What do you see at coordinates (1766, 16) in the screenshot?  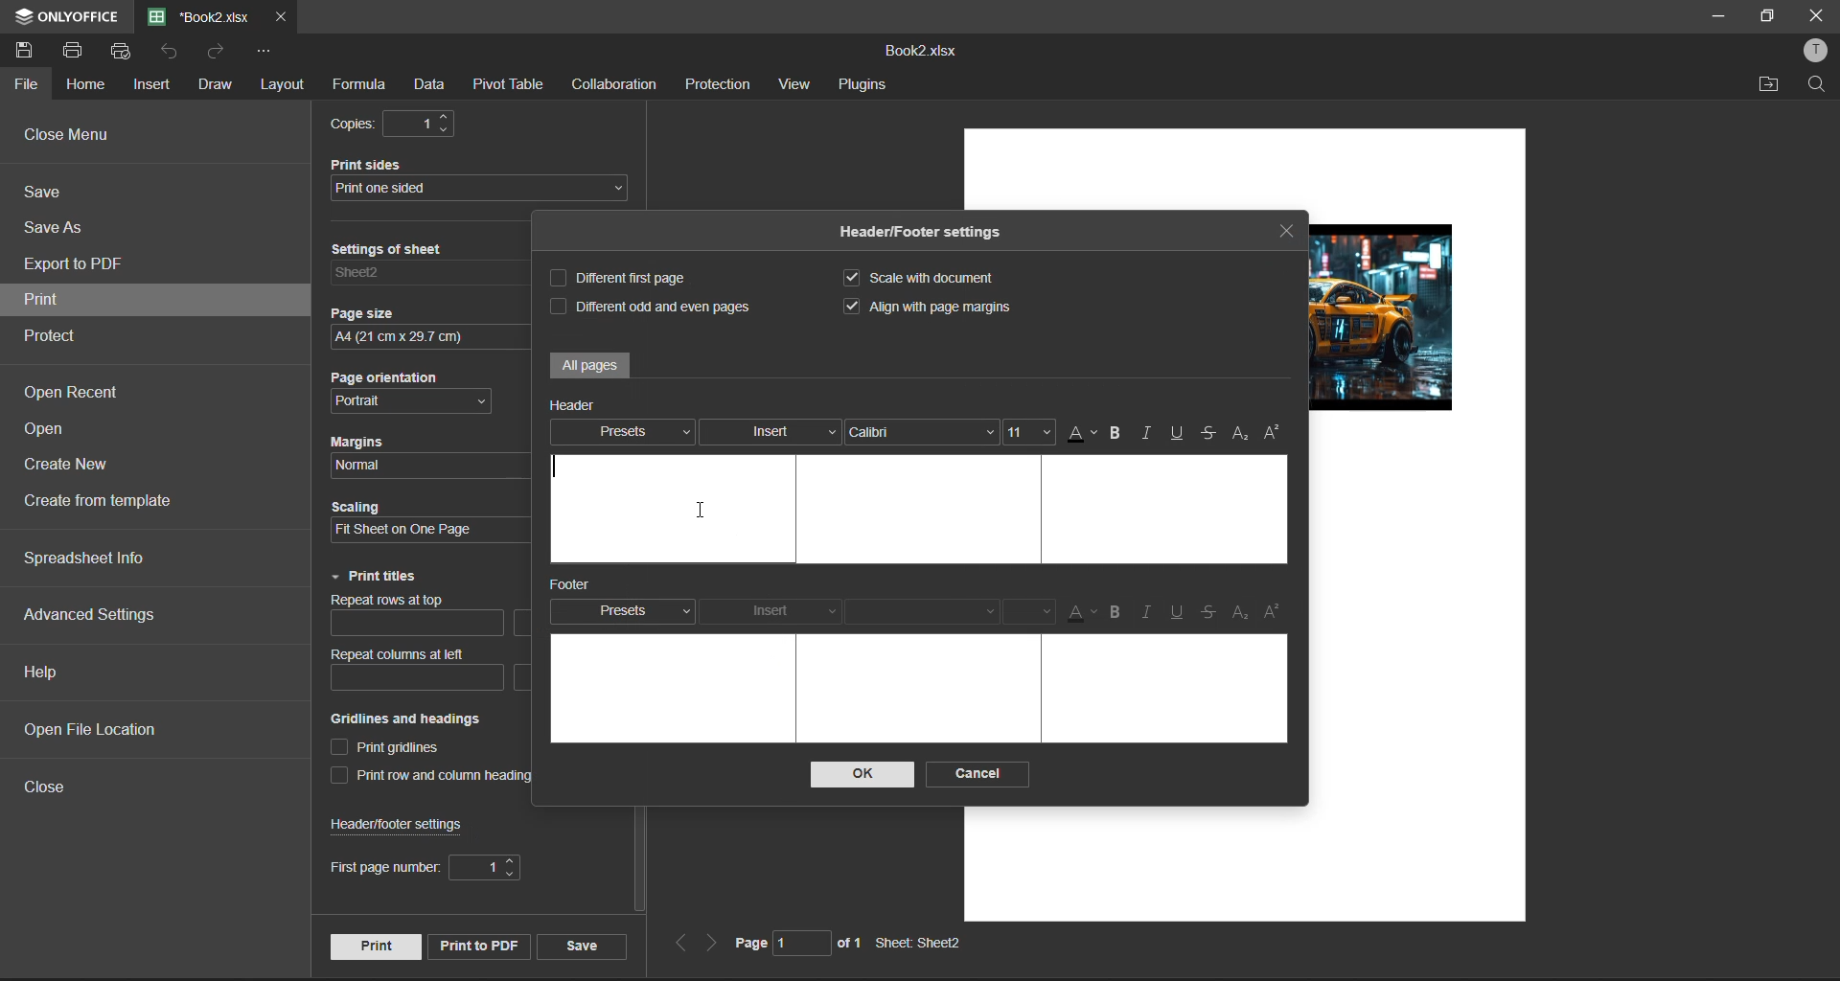 I see `maximize` at bounding box center [1766, 16].